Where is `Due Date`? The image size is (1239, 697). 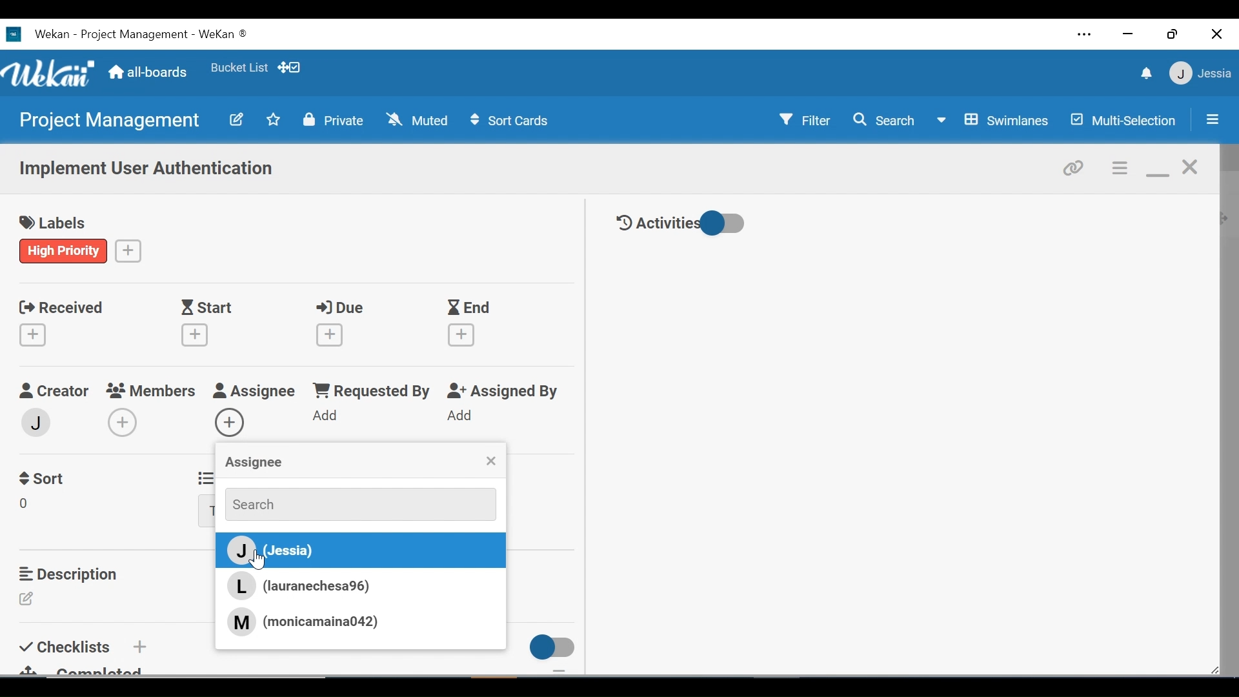 Due Date is located at coordinates (343, 308).